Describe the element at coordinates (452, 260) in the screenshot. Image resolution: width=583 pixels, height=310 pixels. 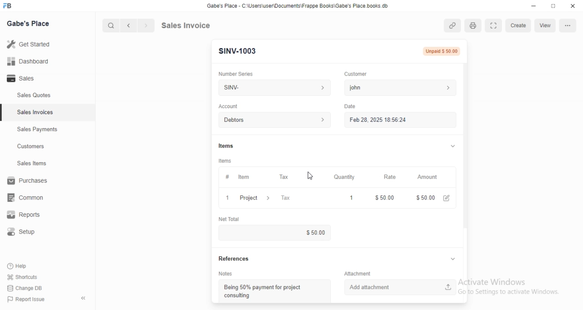
I see `collapse` at that location.